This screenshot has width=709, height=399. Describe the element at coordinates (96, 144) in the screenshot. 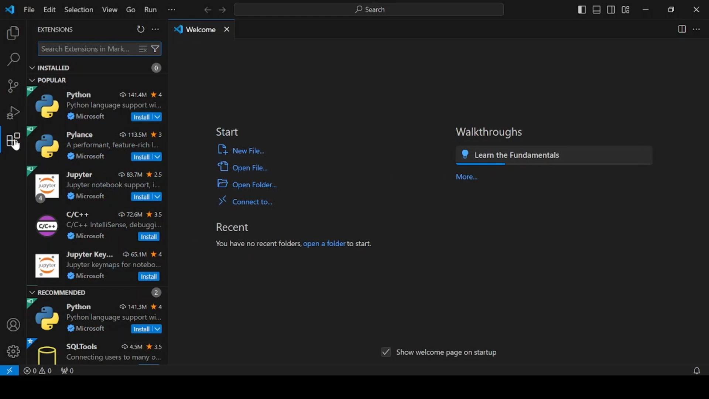

I see `pylance` at that location.